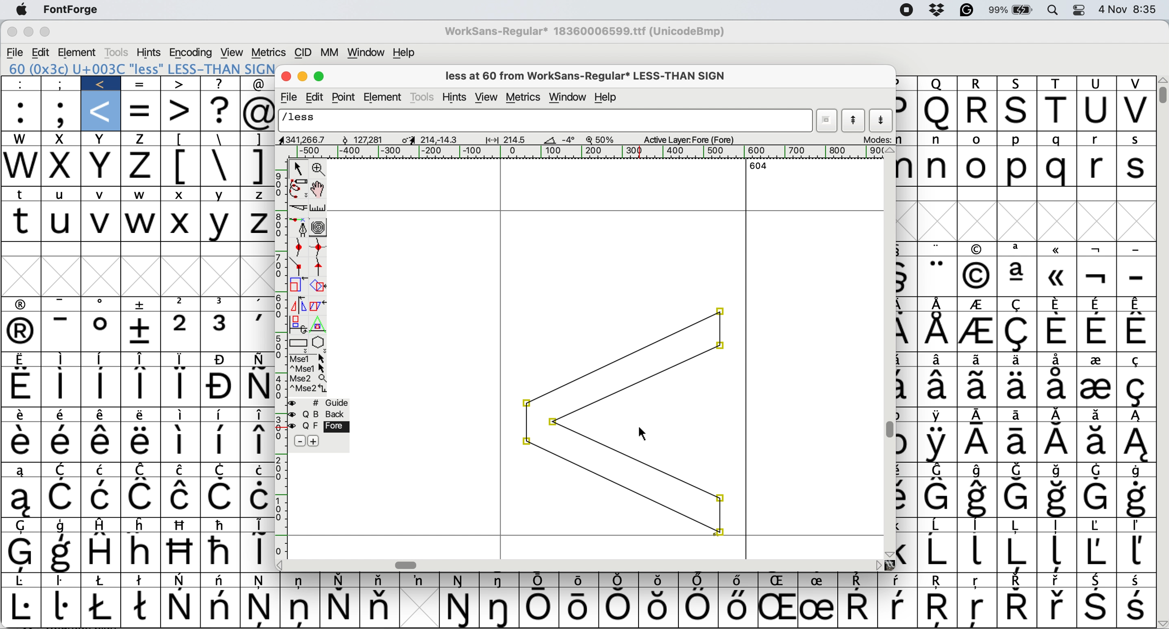  What do you see at coordinates (1017, 525) in the screenshot?
I see `Symbol` at bounding box center [1017, 525].